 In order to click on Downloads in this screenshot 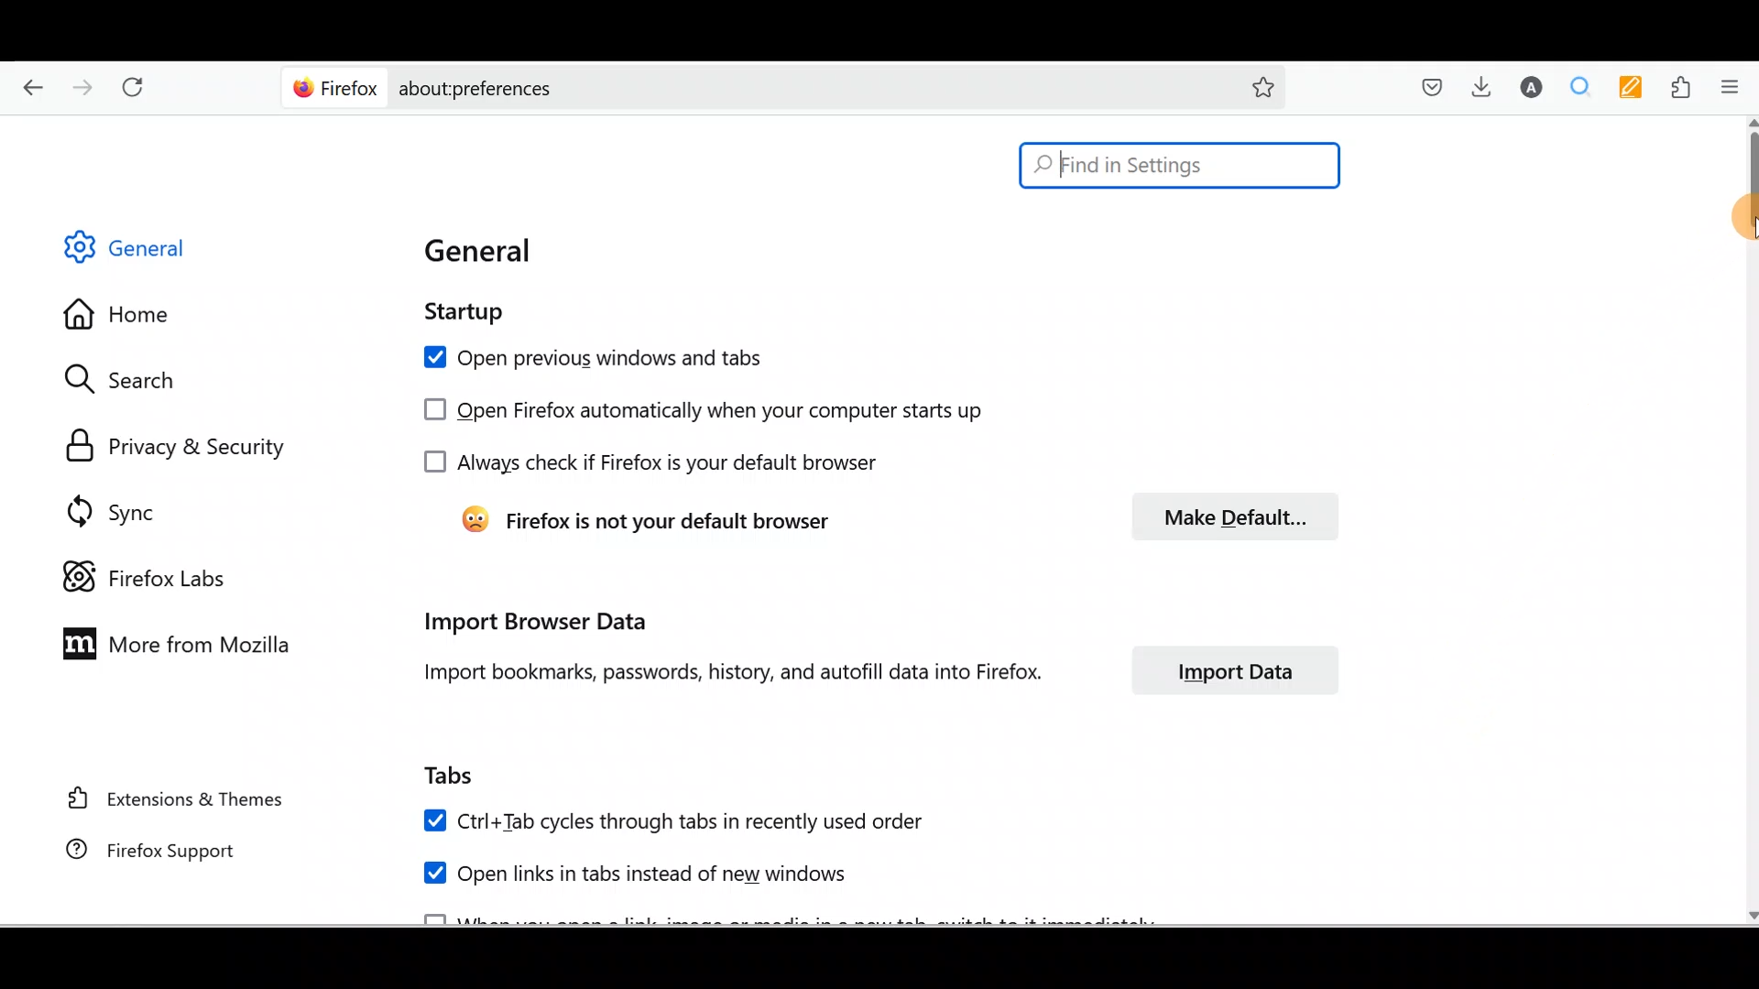, I will do `click(1477, 86)`.